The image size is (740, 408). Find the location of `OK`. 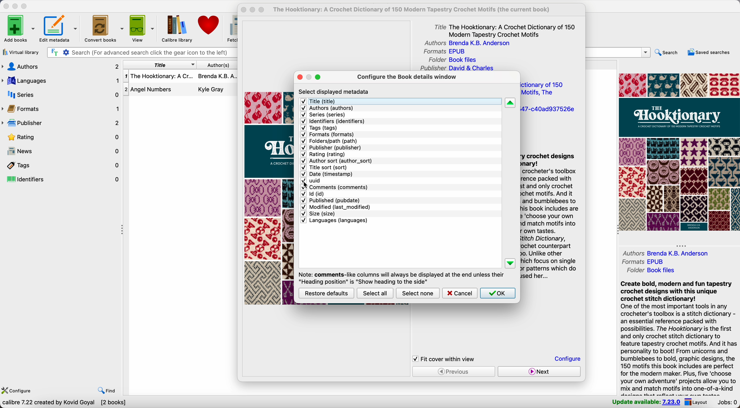

OK is located at coordinates (498, 293).